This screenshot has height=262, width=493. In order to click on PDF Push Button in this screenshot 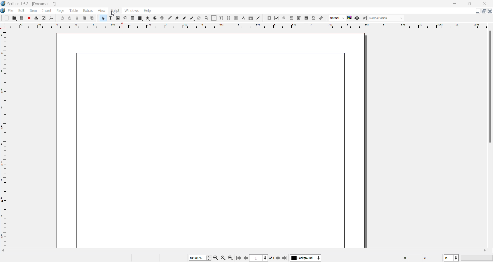, I will do `click(269, 18)`.